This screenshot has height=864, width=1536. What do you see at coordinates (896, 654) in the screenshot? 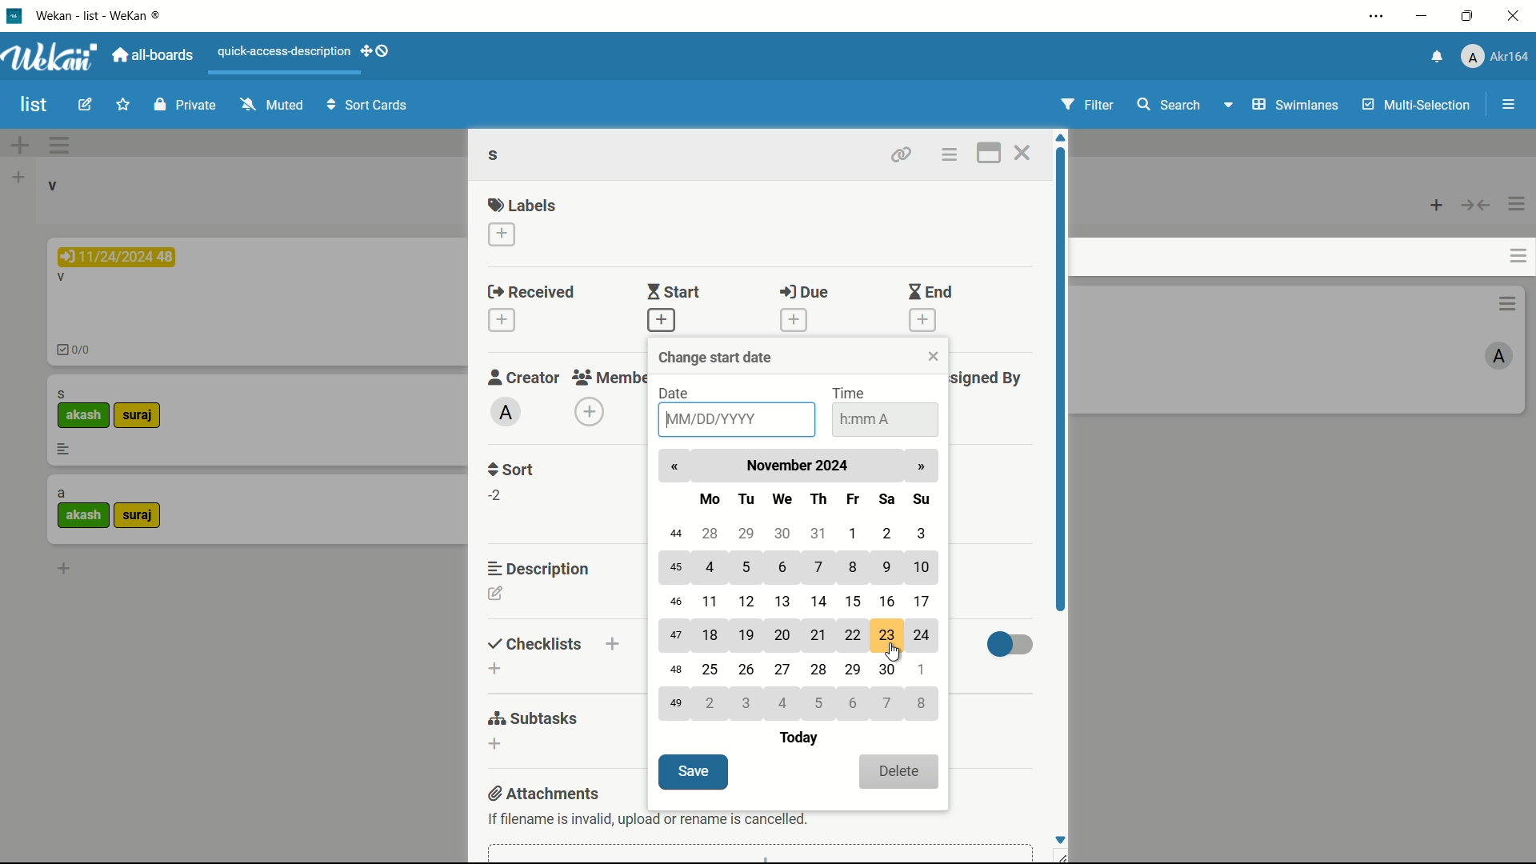
I see `cursor` at bounding box center [896, 654].